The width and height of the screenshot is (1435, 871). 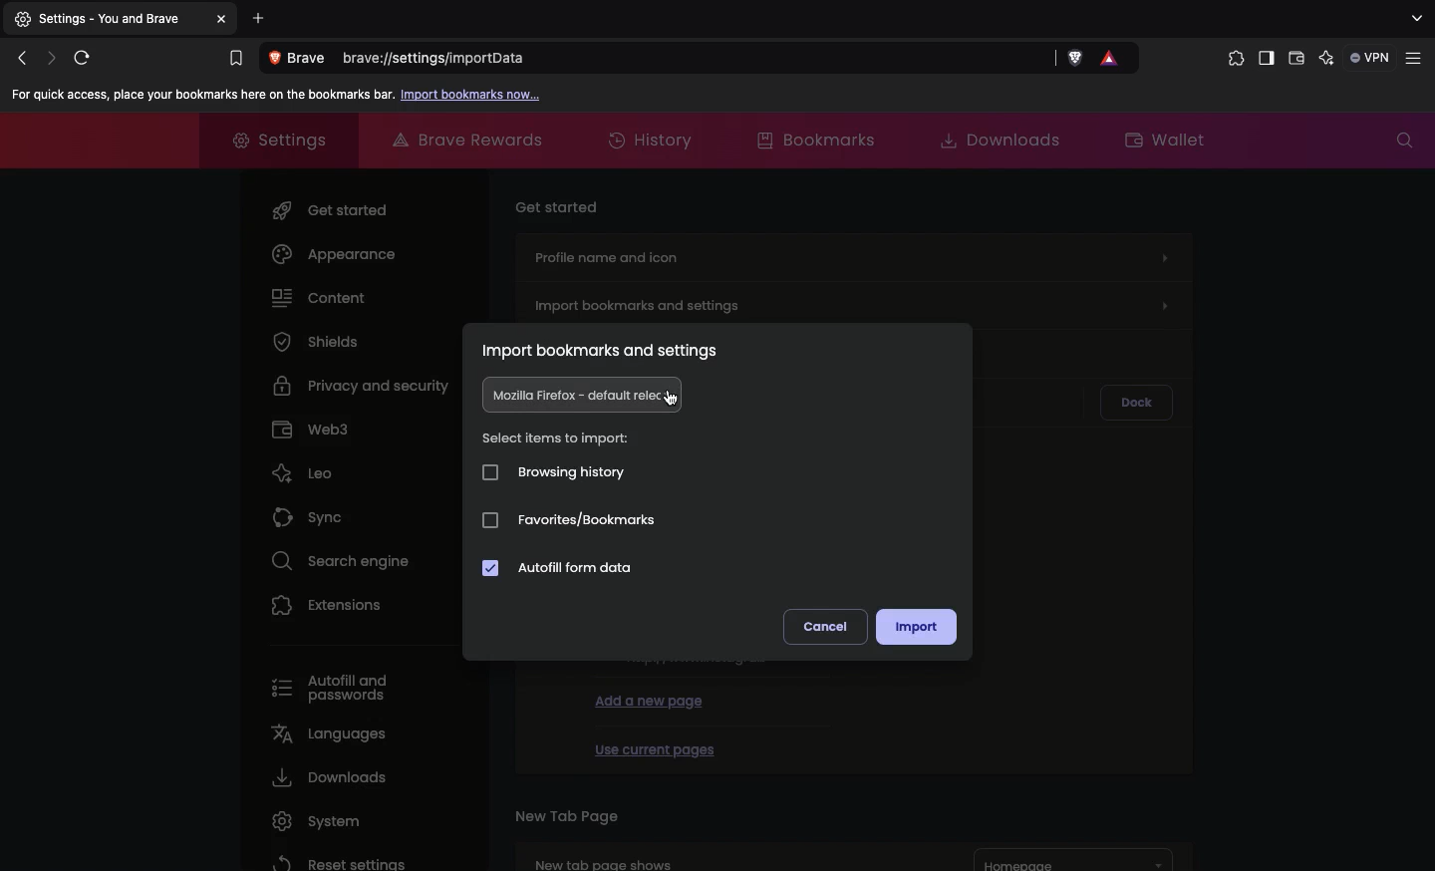 What do you see at coordinates (1074, 860) in the screenshot?
I see `Homepage` at bounding box center [1074, 860].